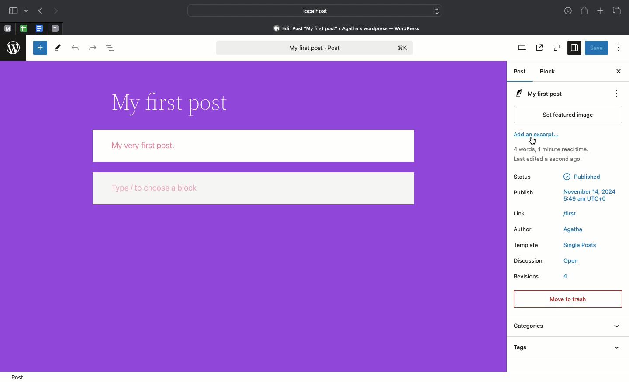 The image size is (629, 382). What do you see at coordinates (74, 49) in the screenshot?
I see `Undo` at bounding box center [74, 49].